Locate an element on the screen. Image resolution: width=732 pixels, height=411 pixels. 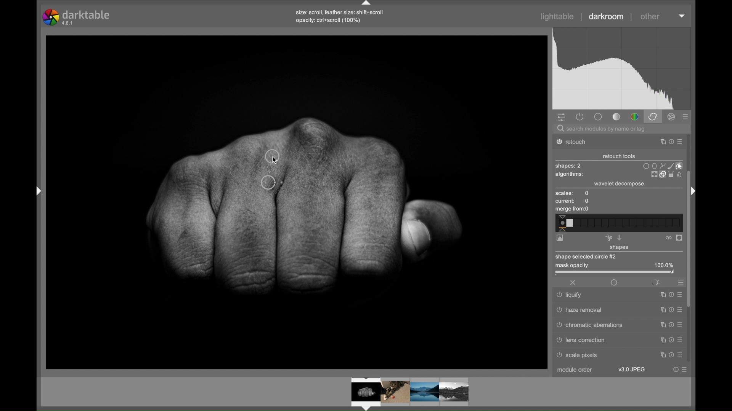
scroll box is located at coordinates (690, 242).